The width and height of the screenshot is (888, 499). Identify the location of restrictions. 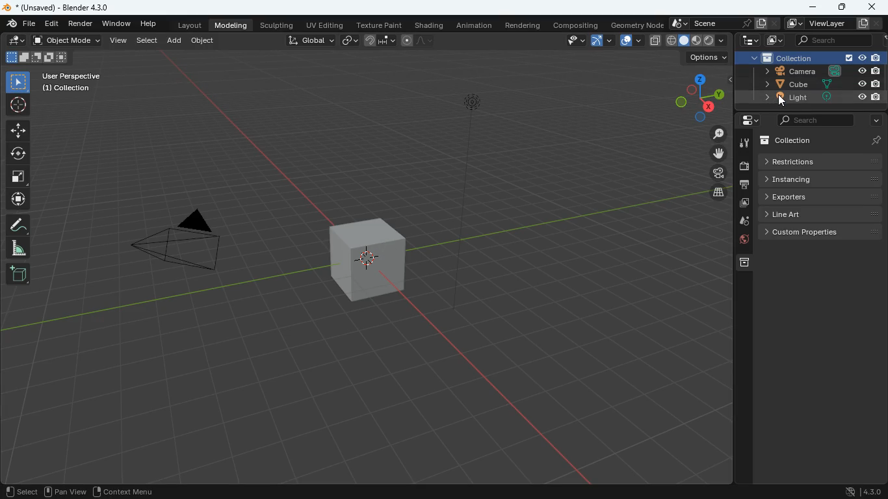
(821, 160).